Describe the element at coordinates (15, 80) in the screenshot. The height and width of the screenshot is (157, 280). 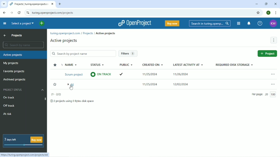
I see `Archived projects` at that location.